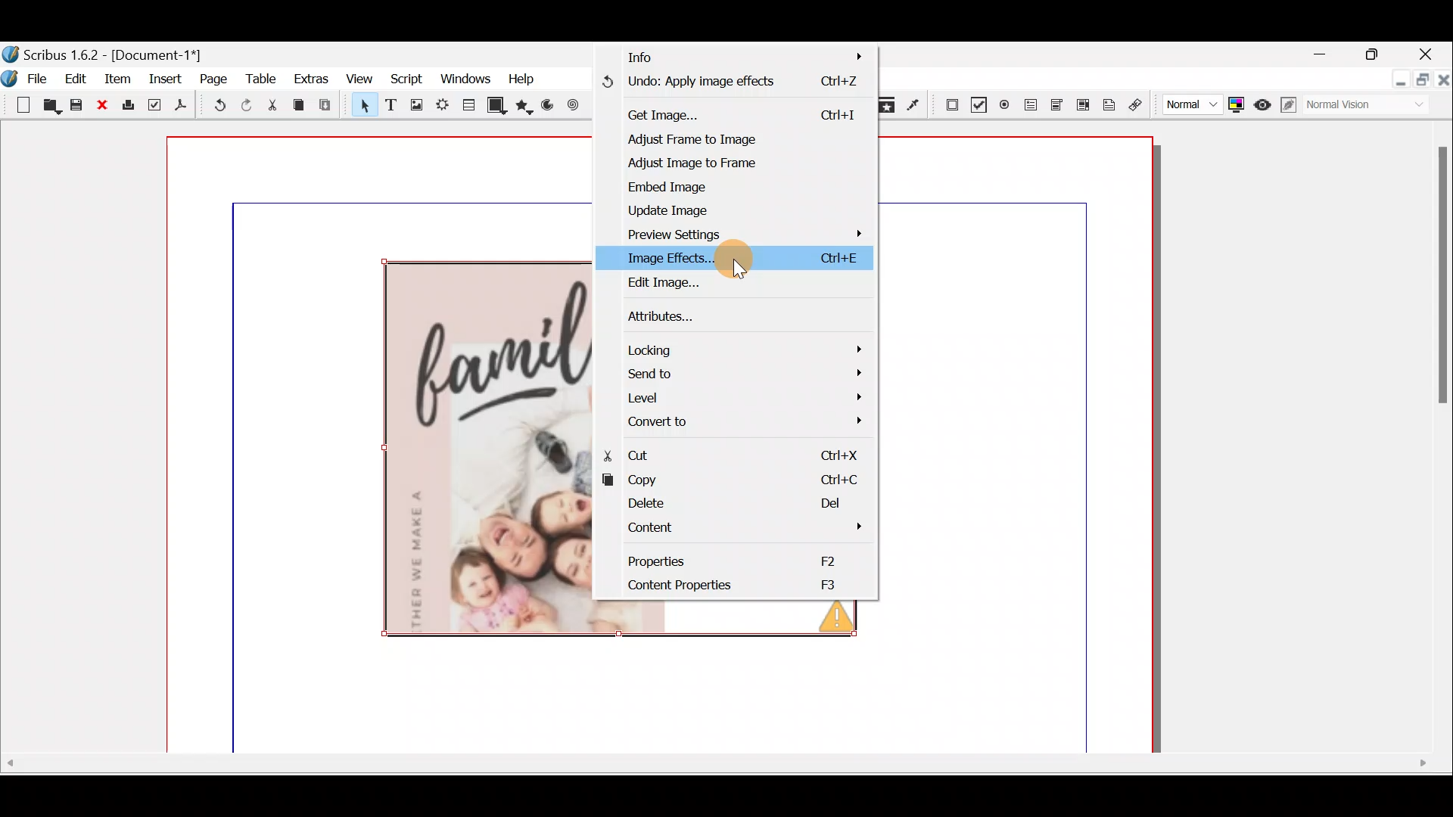 The image size is (1453, 817). I want to click on Save as PDF, so click(182, 107).